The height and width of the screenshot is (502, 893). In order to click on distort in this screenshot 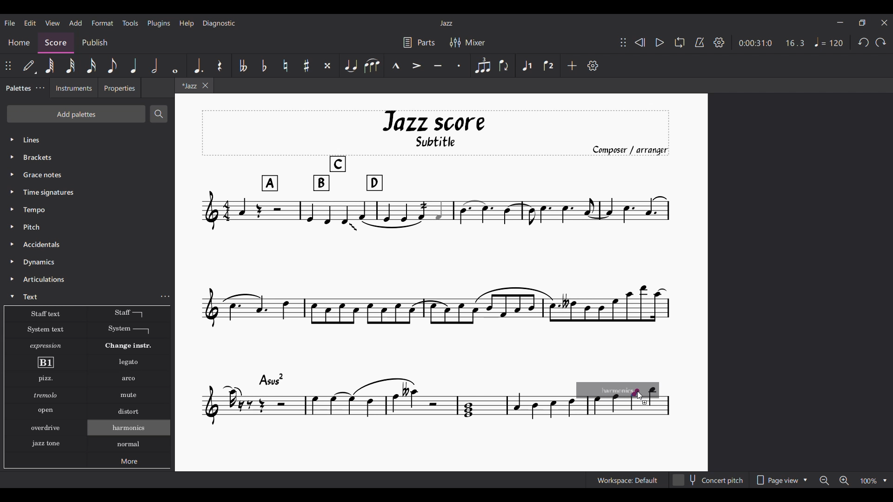, I will do `click(128, 411)`.